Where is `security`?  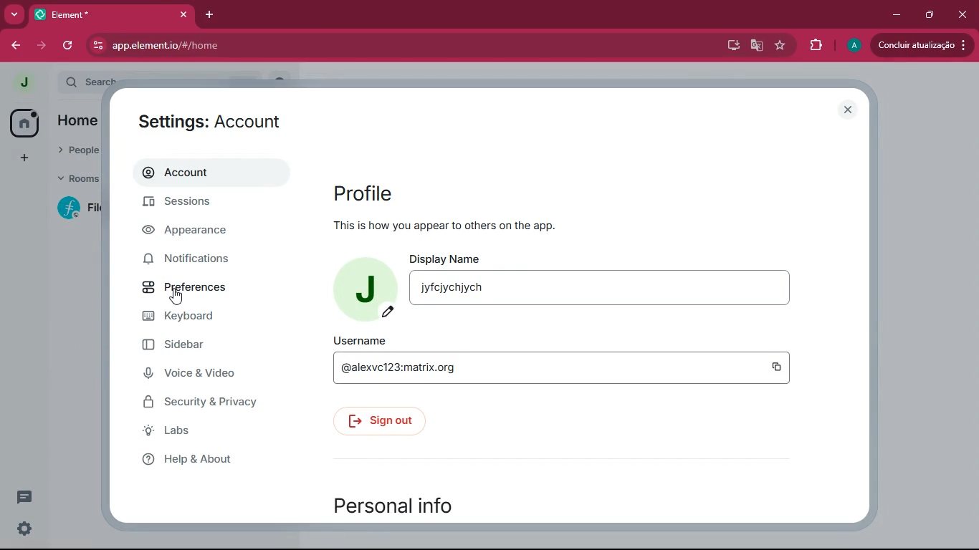
security is located at coordinates (212, 405).